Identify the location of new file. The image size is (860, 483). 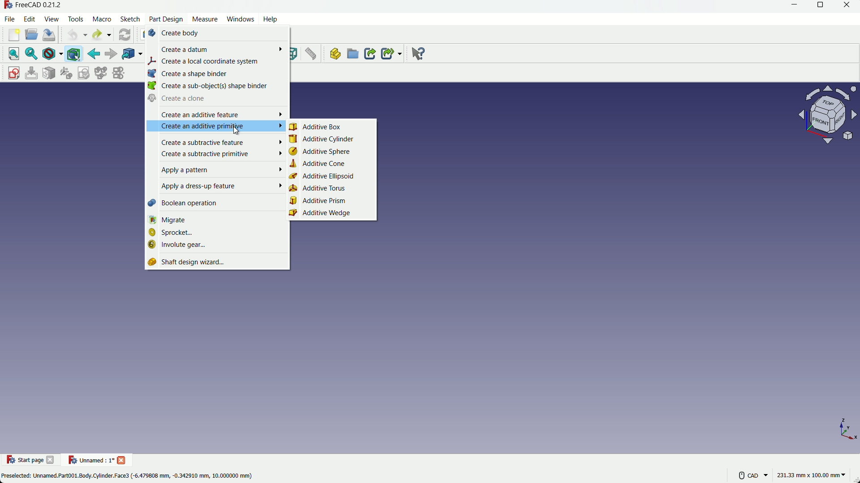
(14, 35).